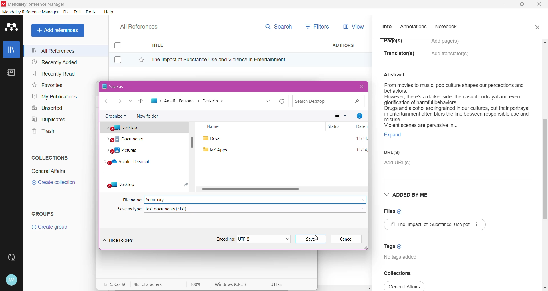  Describe the element at coordinates (336, 126) in the screenshot. I see `Status` at that location.